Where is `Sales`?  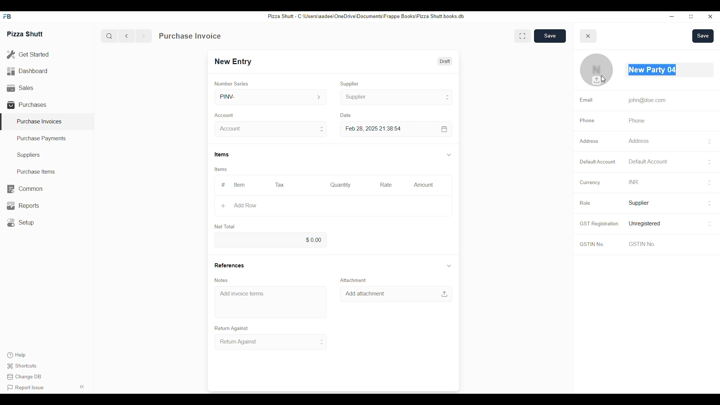 Sales is located at coordinates (19, 87).